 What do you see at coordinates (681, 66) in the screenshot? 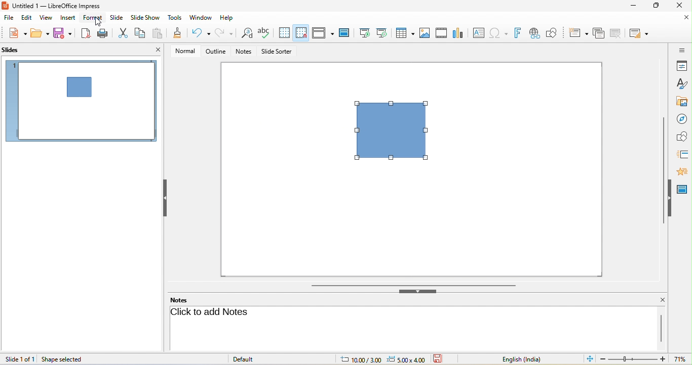
I see `properties` at bounding box center [681, 66].